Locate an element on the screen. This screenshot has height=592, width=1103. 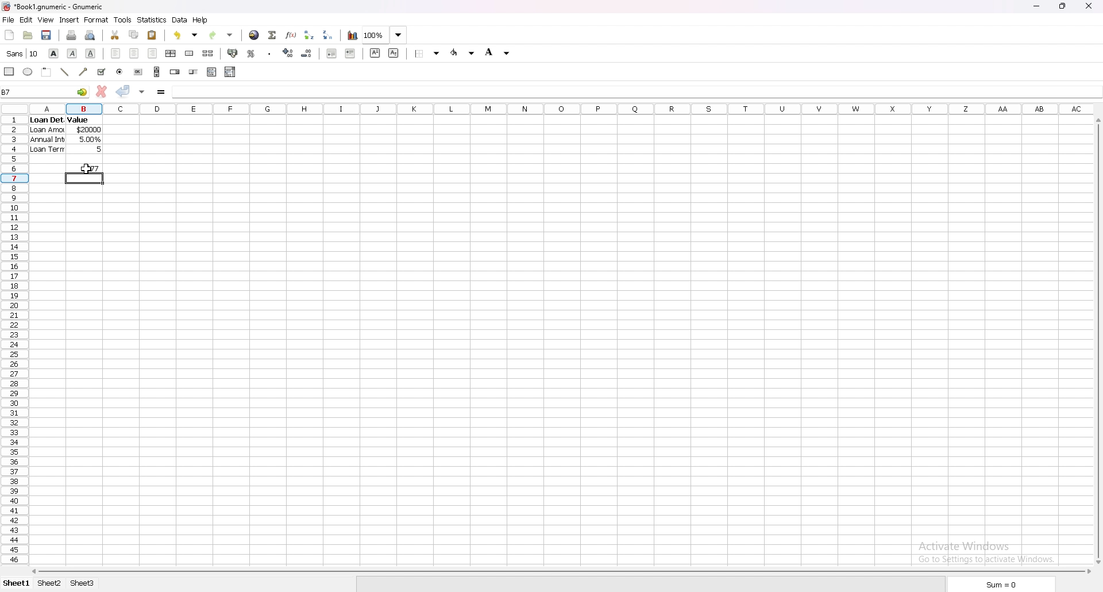
cursor is located at coordinates (85, 170).